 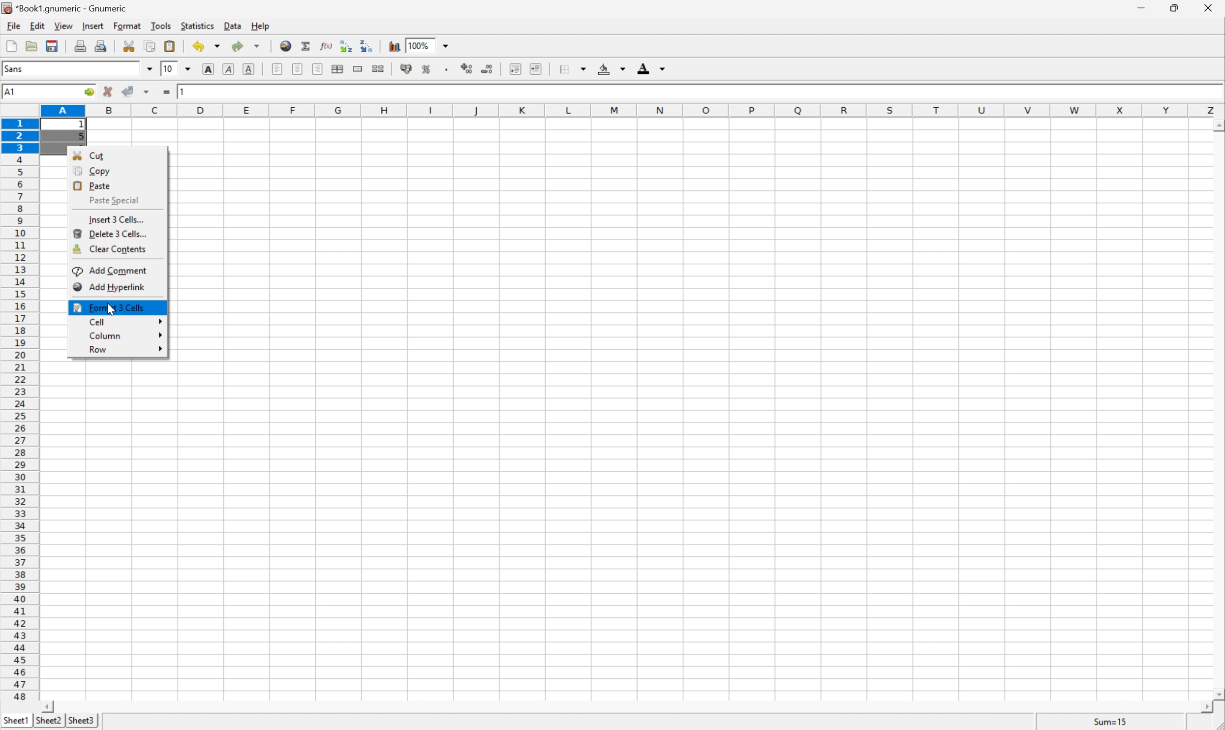 I want to click on bold, so click(x=211, y=69).